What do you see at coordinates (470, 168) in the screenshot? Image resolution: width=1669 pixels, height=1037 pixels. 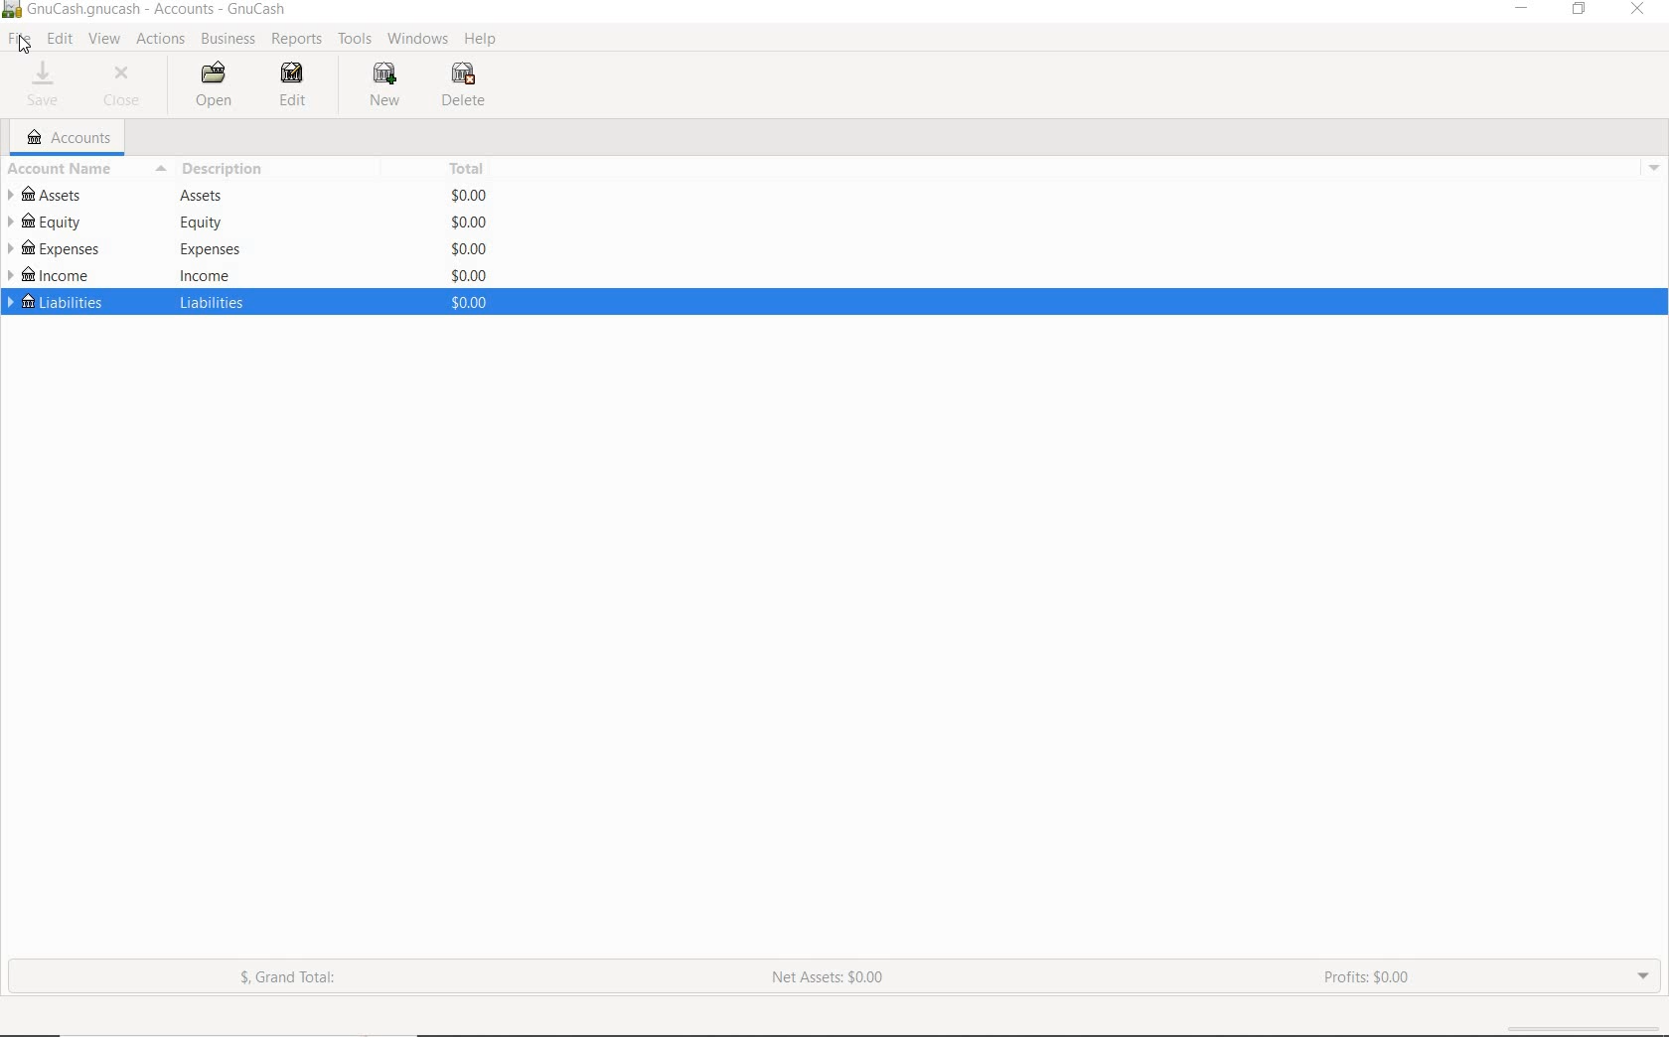 I see `TOTAL` at bounding box center [470, 168].